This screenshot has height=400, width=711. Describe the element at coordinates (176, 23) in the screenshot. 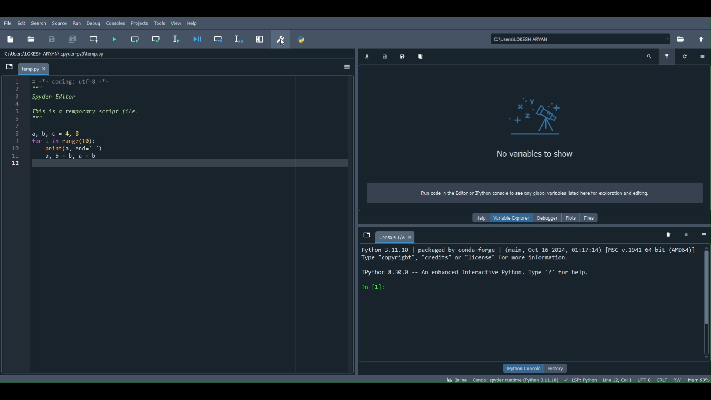

I see `View` at that location.